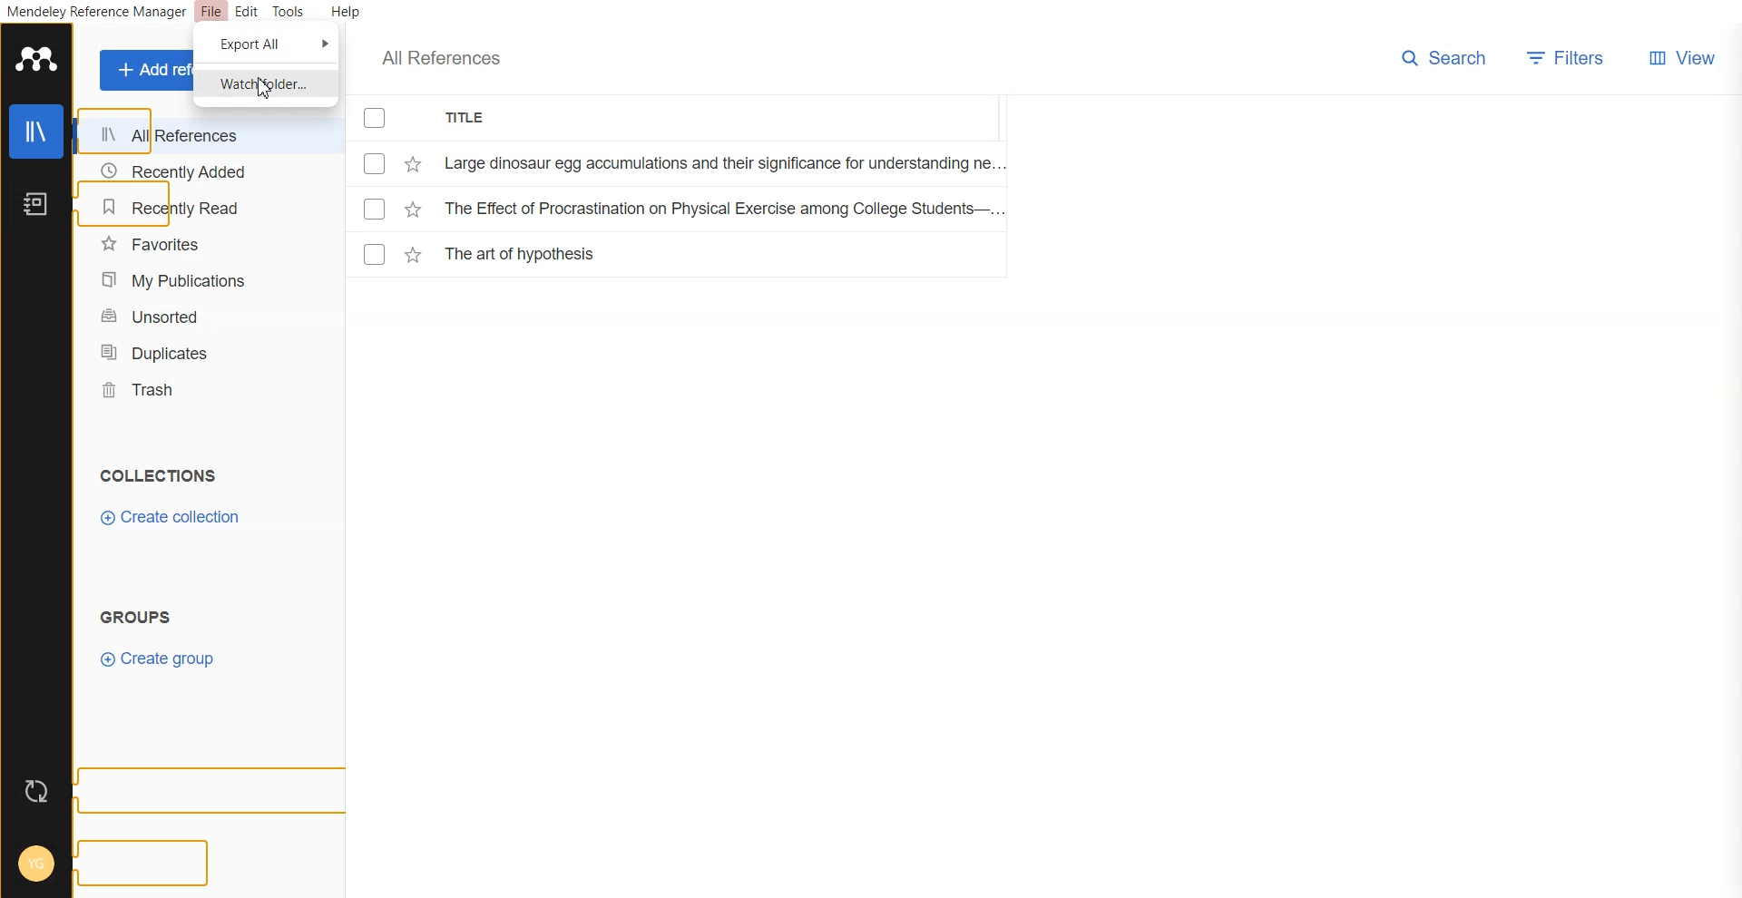  Describe the element at coordinates (268, 45) in the screenshot. I see `Export All` at that location.